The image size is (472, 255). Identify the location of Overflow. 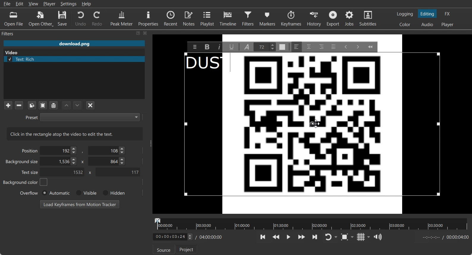
(29, 193).